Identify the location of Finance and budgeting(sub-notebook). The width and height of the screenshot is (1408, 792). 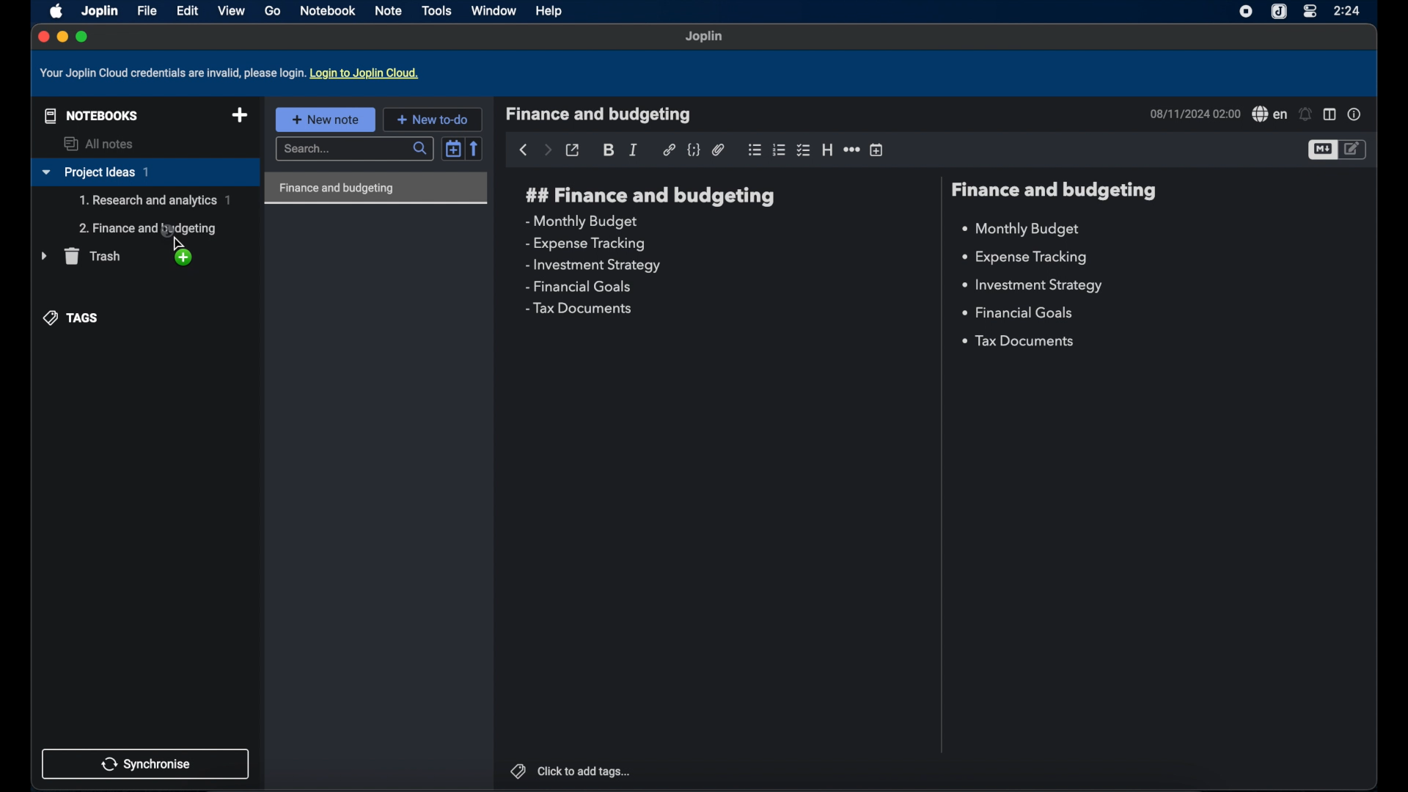
(150, 228).